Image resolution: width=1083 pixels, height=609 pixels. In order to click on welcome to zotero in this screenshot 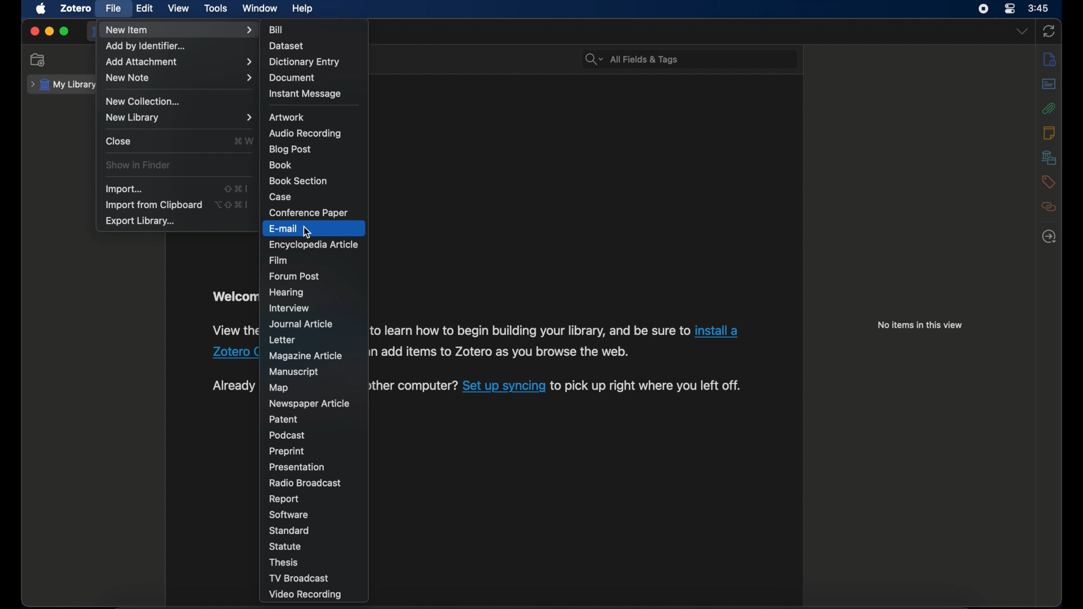, I will do `click(234, 297)`.